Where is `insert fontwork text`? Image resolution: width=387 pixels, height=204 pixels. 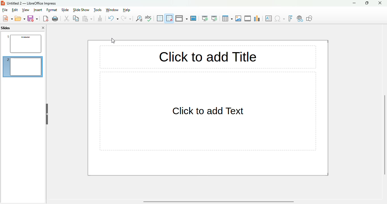 insert fontwork text is located at coordinates (290, 18).